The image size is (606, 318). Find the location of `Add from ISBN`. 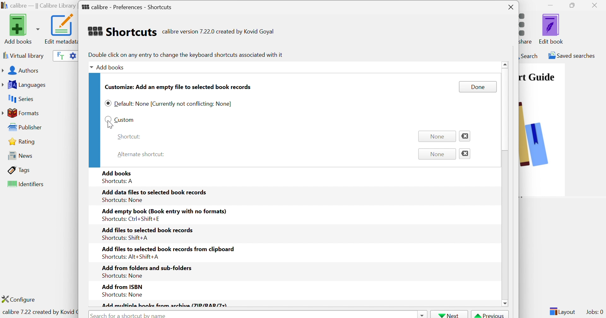

Add from ISBN is located at coordinates (122, 286).